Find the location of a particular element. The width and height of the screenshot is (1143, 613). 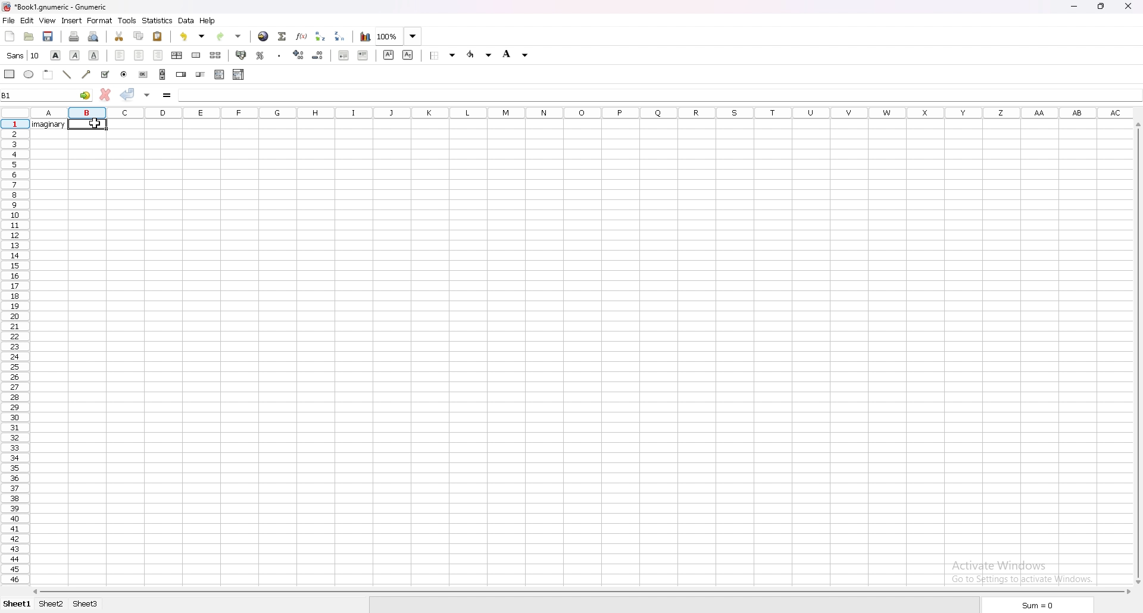

function is located at coordinates (302, 36).